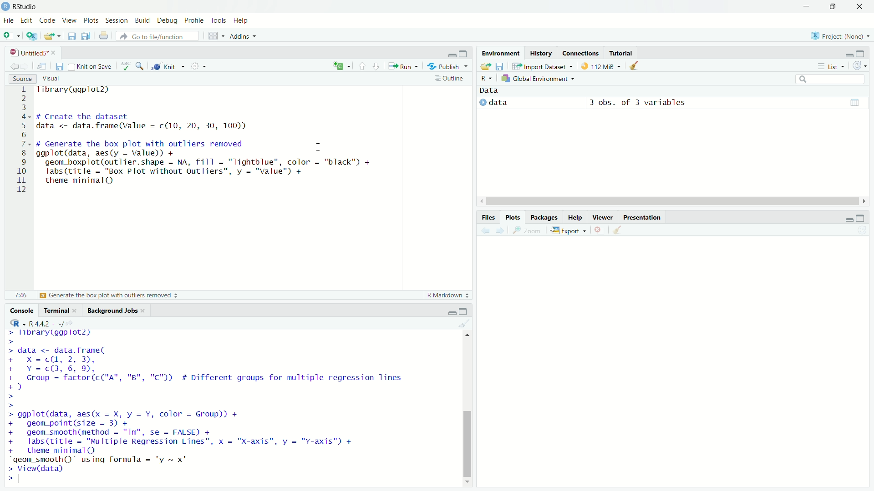 This screenshot has width=874, height=491. I want to click on = Outline, so click(449, 78).